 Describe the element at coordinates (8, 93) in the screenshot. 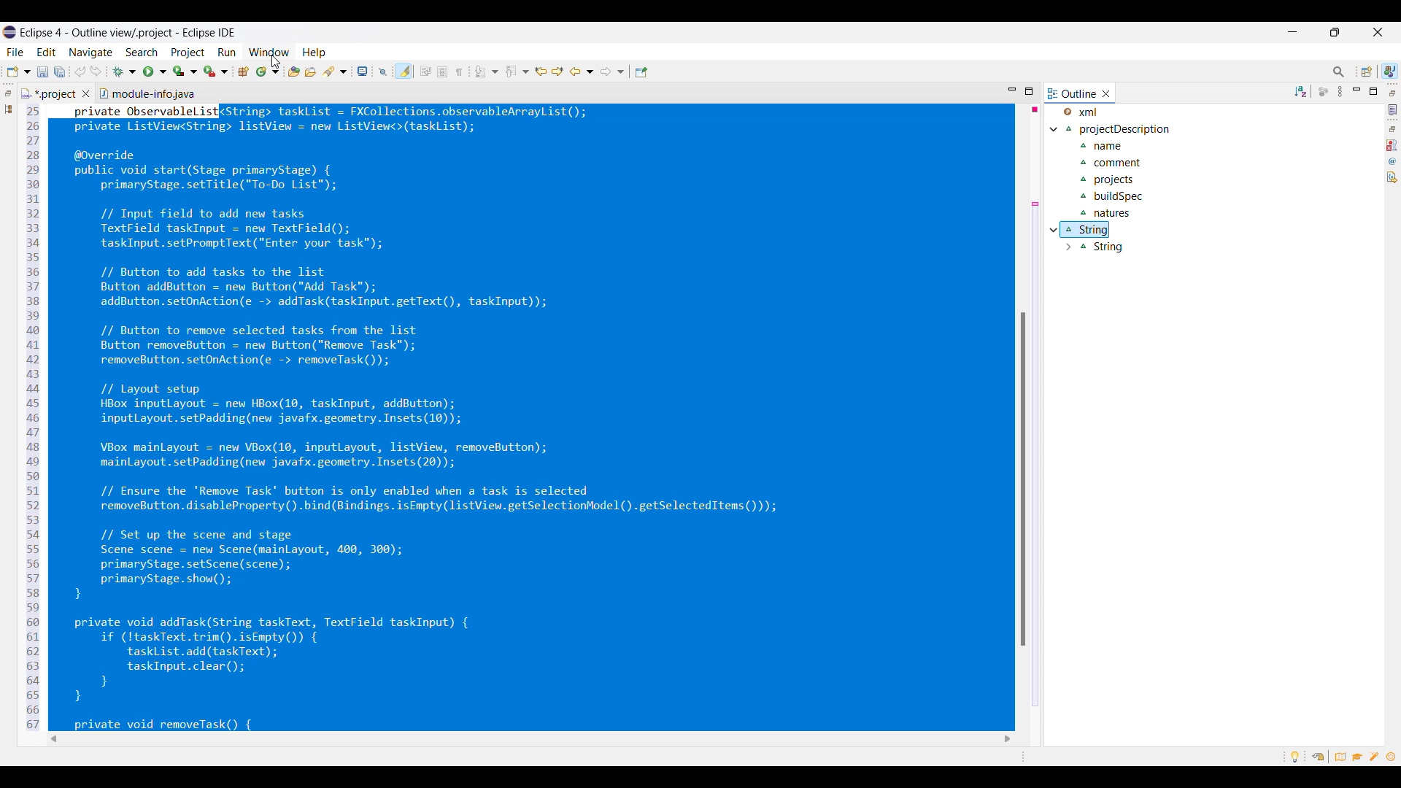

I see `Restore` at that location.